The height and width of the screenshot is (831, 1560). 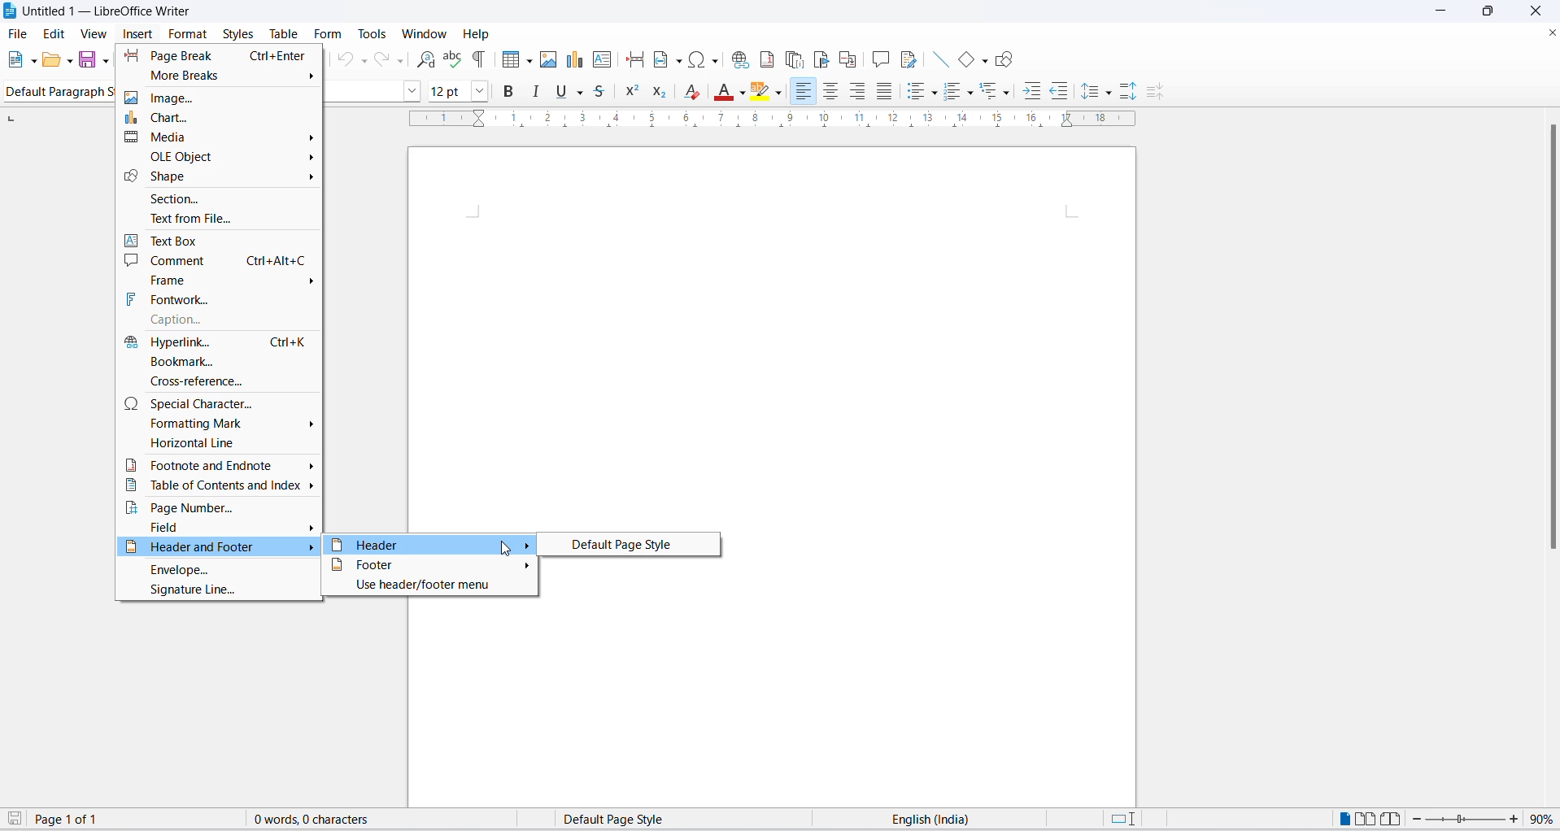 What do you see at coordinates (1032, 93) in the screenshot?
I see `increase indent` at bounding box center [1032, 93].